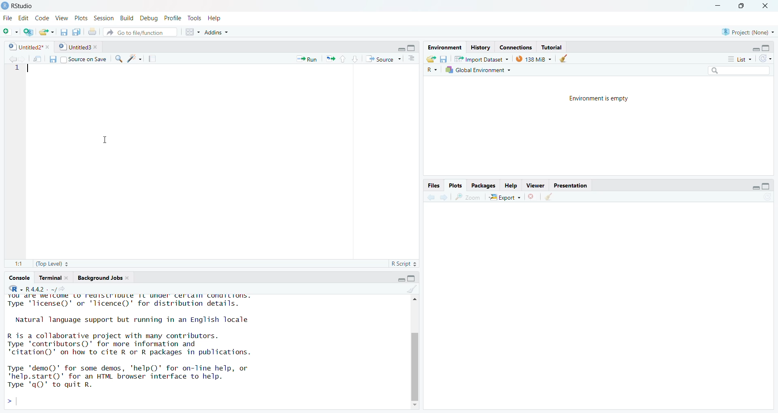 Image resolution: width=778 pixels, height=413 pixels. What do you see at coordinates (437, 198) in the screenshot?
I see `forward/backward` at bounding box center [437, 198].